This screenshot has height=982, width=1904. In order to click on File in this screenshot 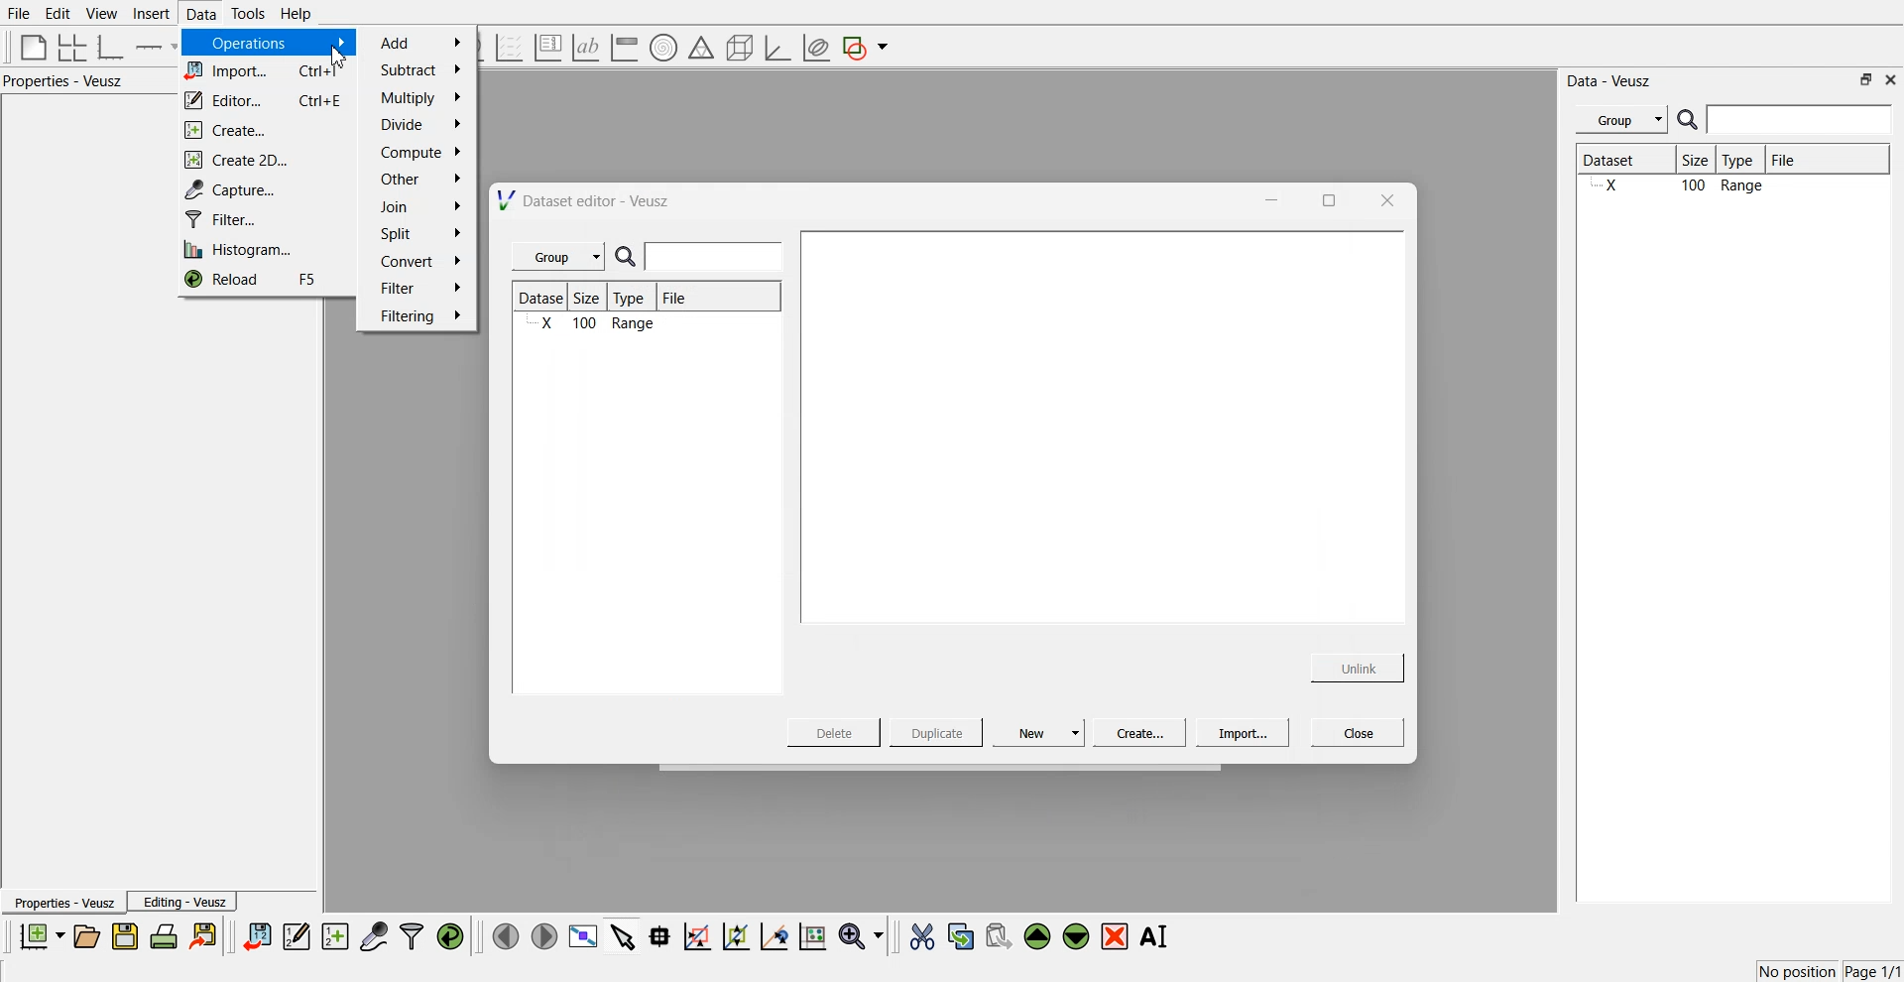, I will do `click(676, 301)`.